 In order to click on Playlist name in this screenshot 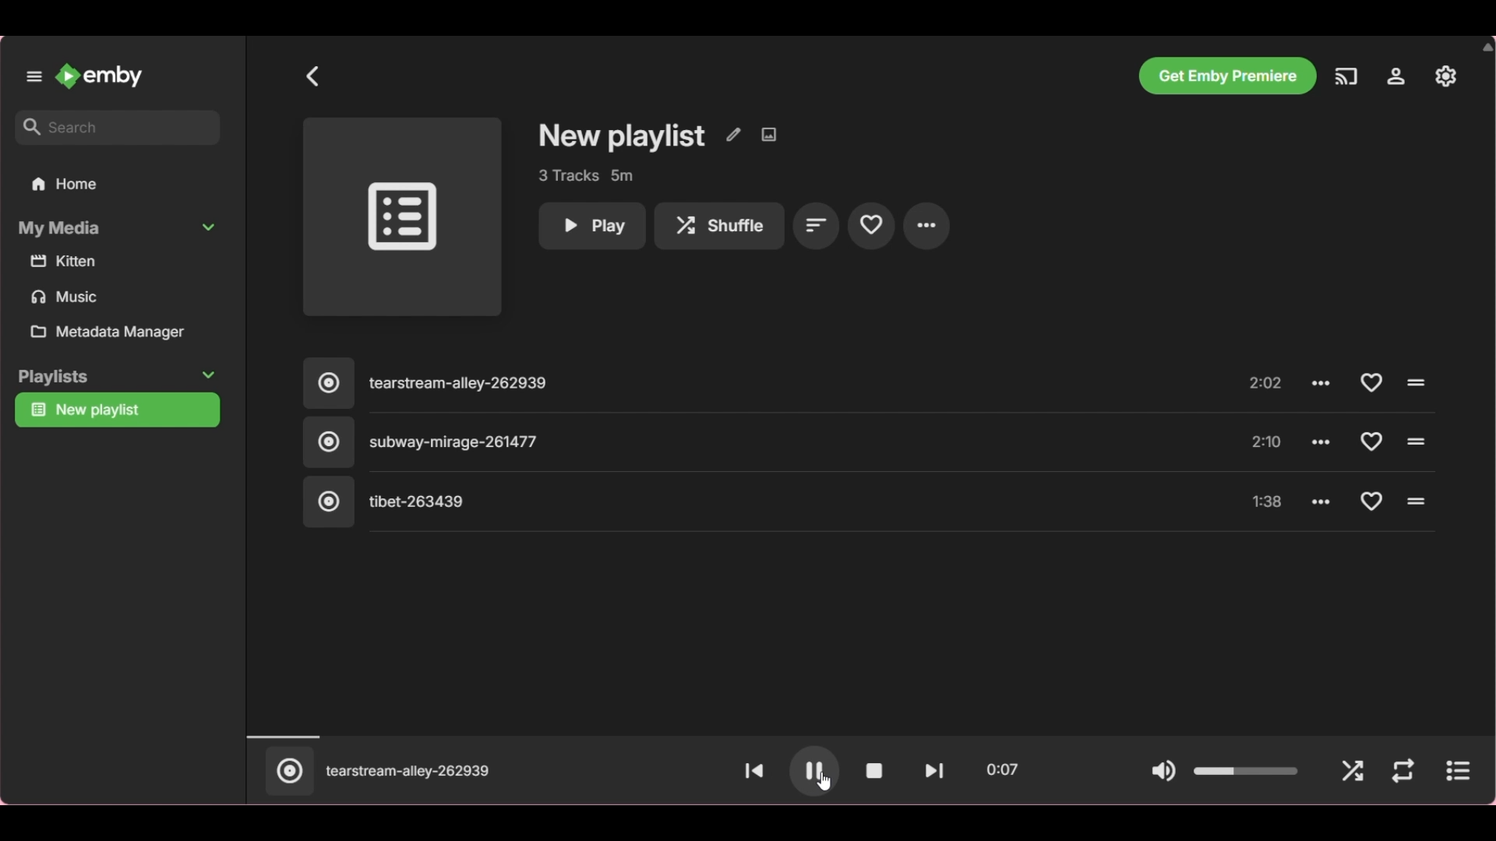, I will do `click(623, 137)`.